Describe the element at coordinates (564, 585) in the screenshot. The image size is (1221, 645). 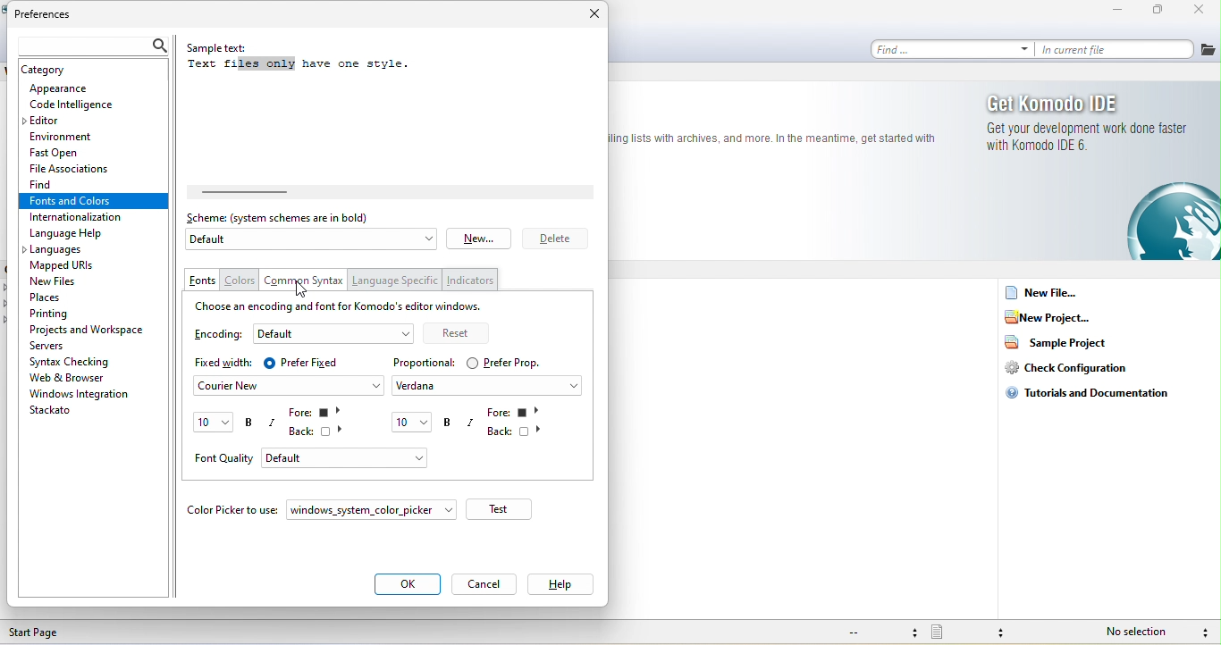
I see `help` at that location.